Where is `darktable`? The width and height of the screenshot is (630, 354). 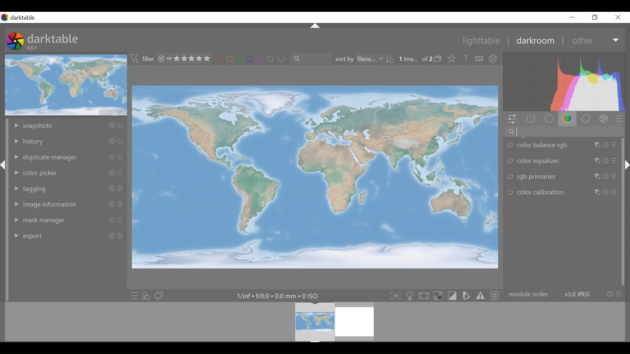 darktable is located at coordinates (53, 38).